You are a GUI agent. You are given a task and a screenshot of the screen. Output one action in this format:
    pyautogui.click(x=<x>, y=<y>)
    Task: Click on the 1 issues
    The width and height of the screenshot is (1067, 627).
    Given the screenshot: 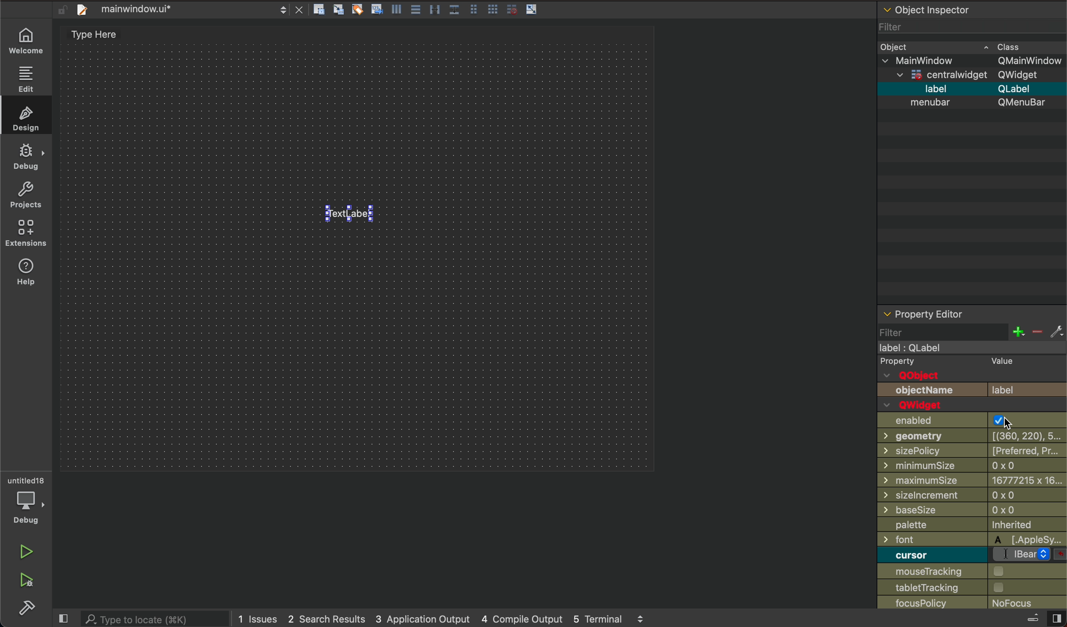 What is the action you would take?
    pyautogui.click(x=256, y=617)
    